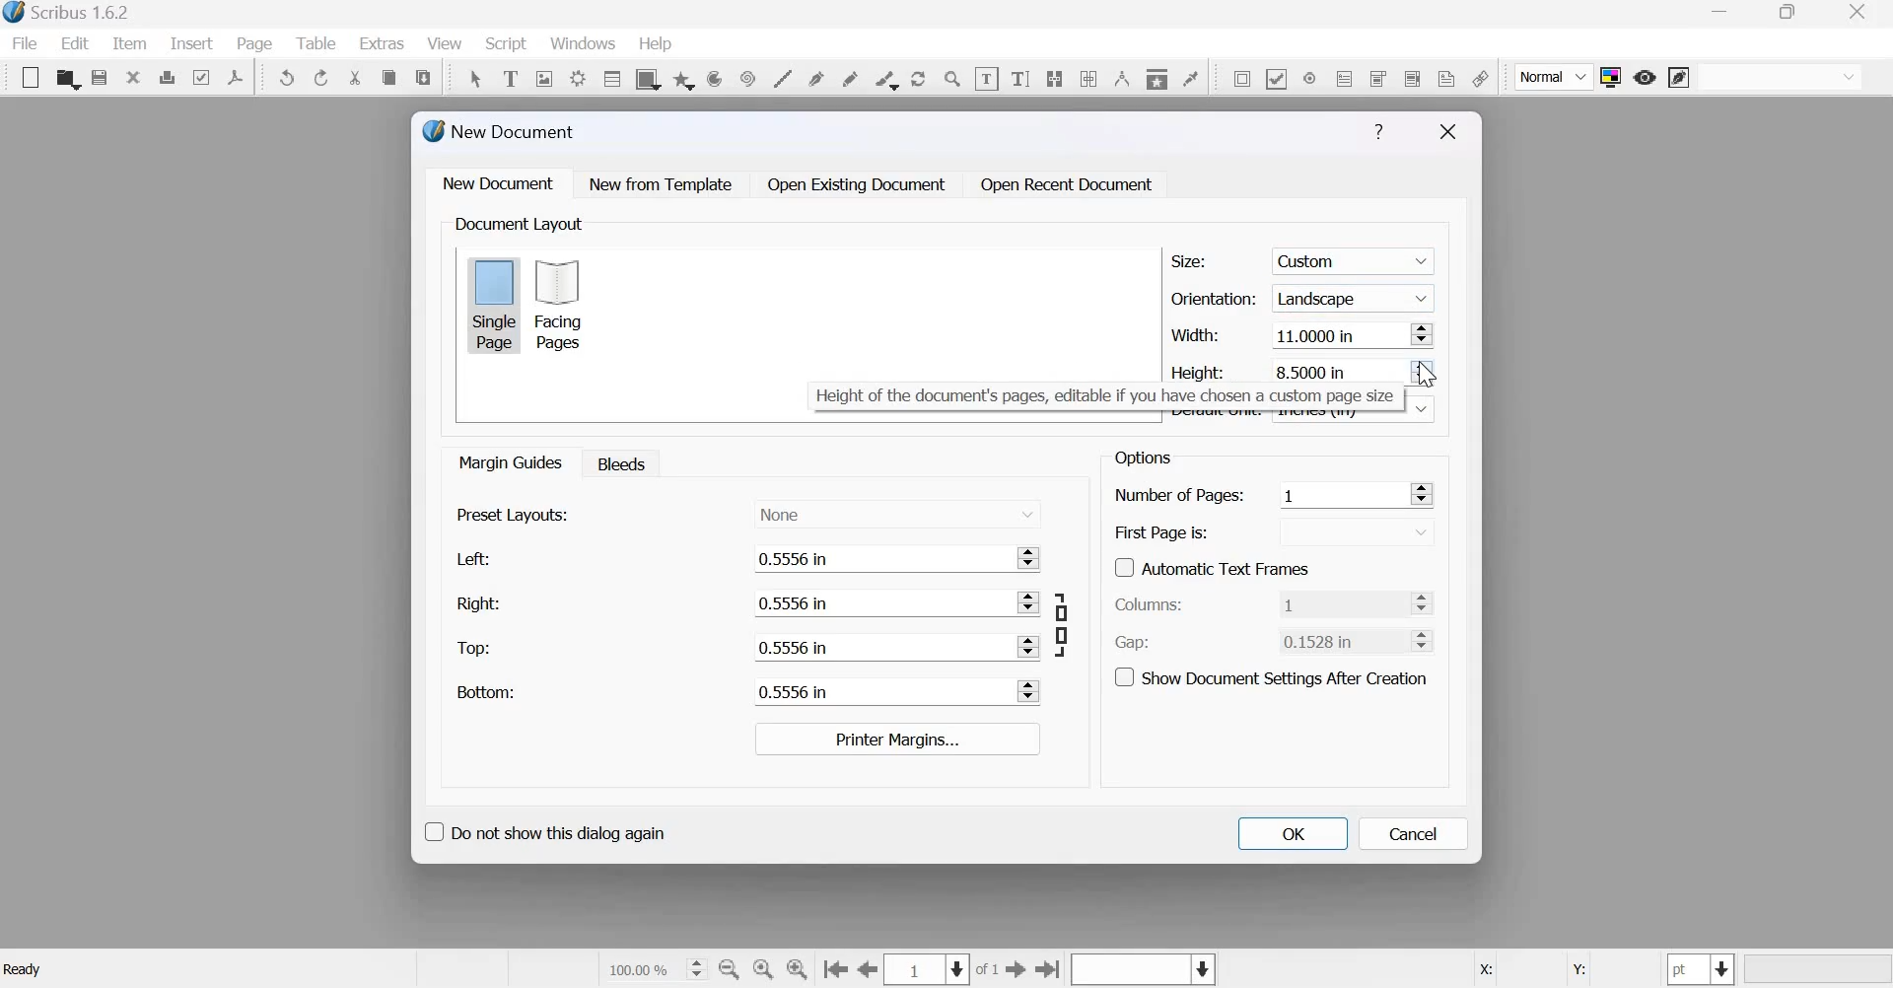 The image size is (1893, 988). Describe the element at coordinates (782, 77) in the screenshot. I see `line` at that location.